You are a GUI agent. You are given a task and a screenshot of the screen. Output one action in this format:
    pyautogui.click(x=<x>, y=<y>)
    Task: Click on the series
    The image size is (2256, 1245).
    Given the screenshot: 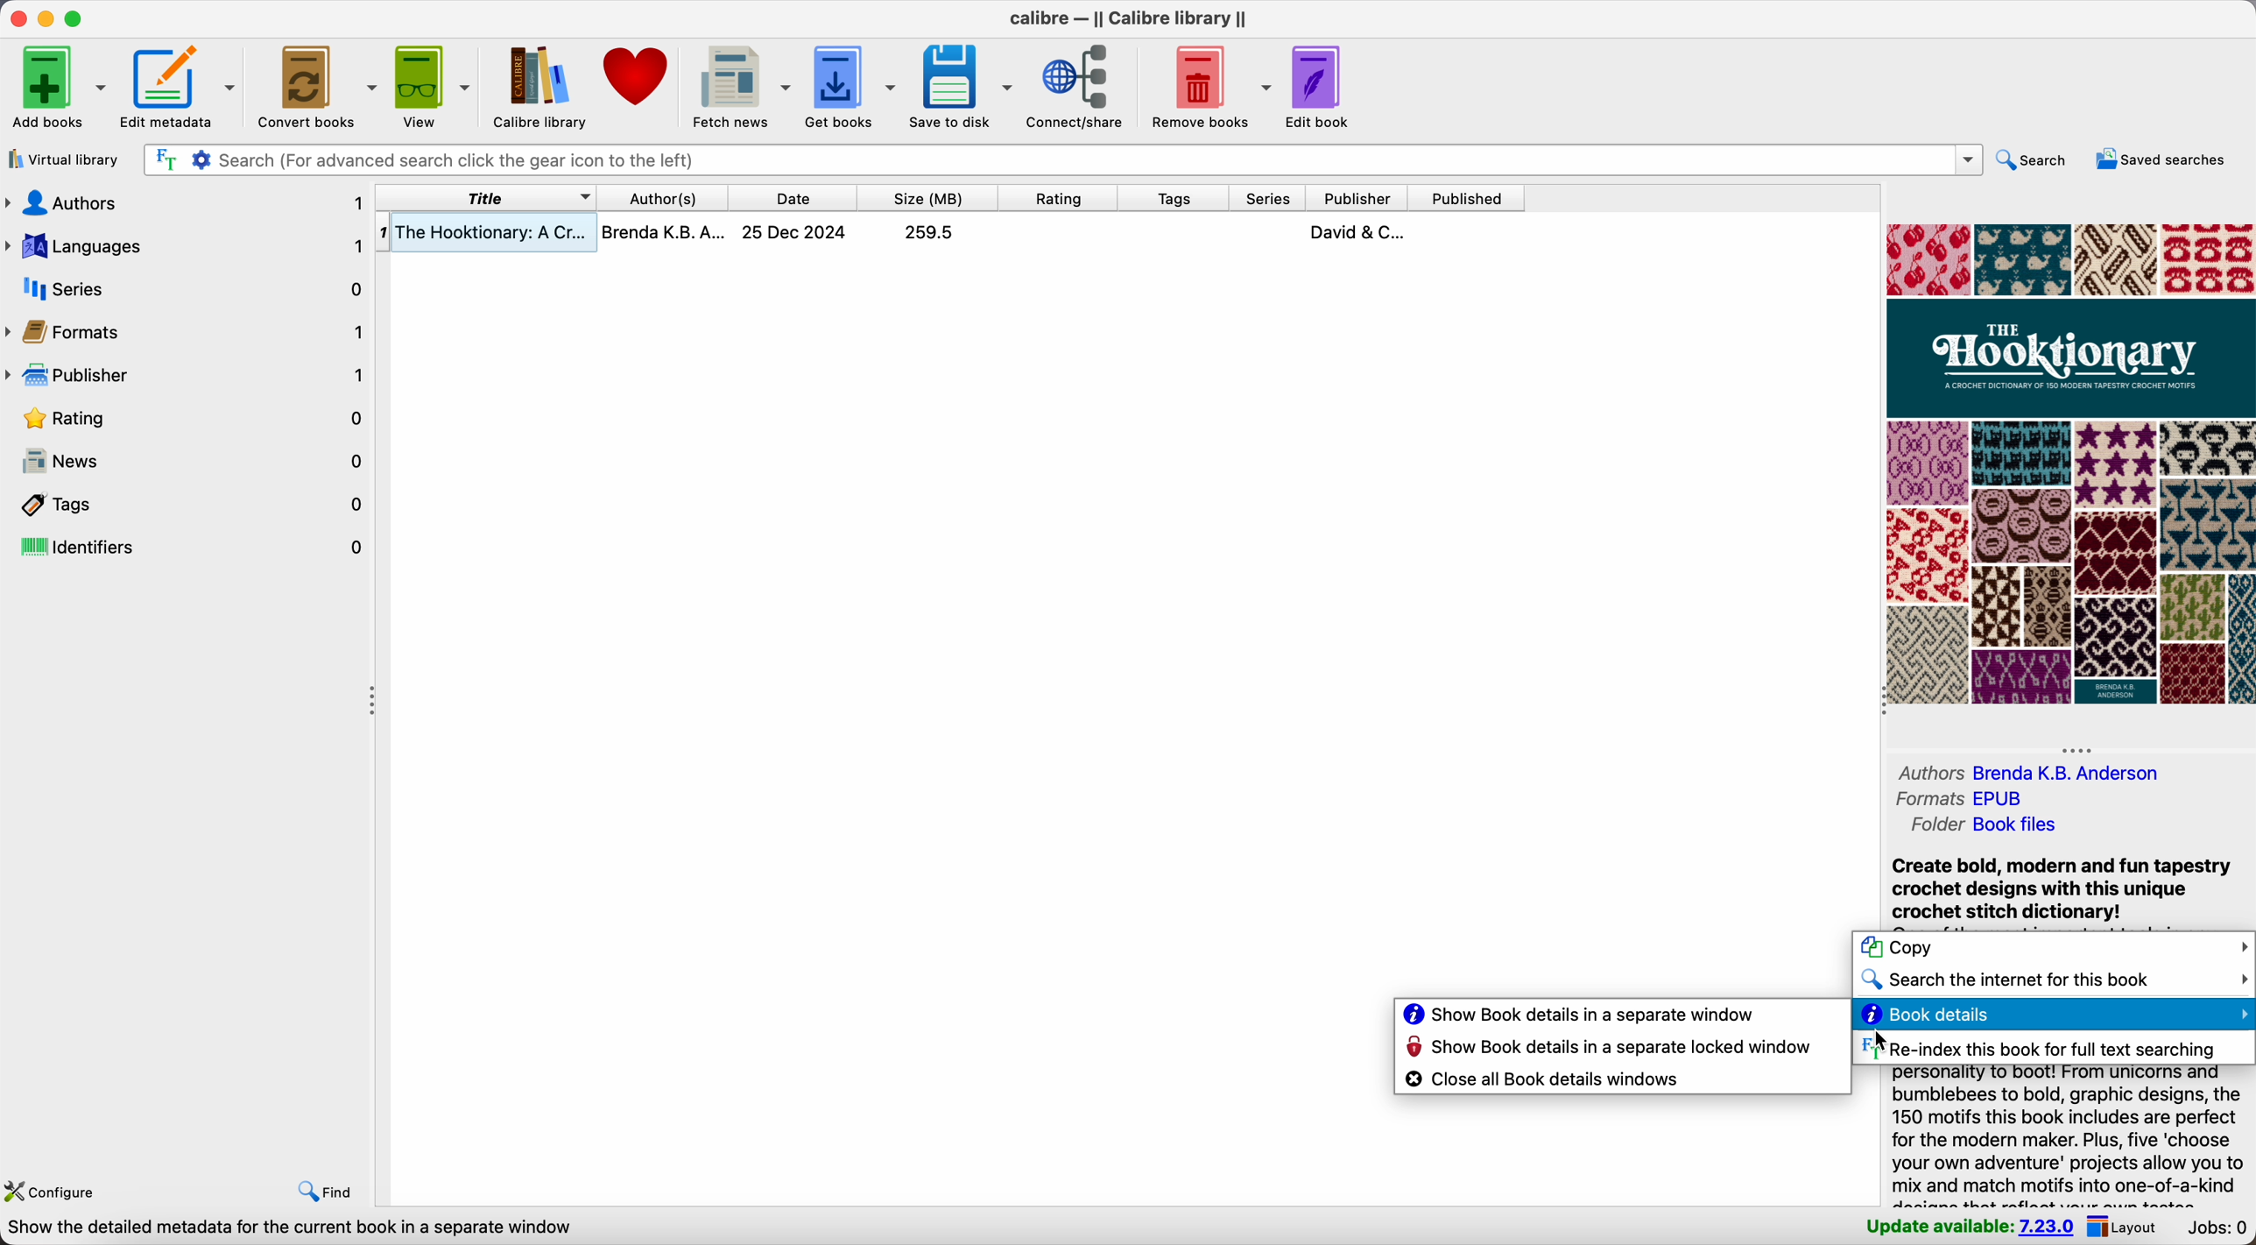 What is the action you would take?
    pyautogui.click(x=1265, y=198)
    